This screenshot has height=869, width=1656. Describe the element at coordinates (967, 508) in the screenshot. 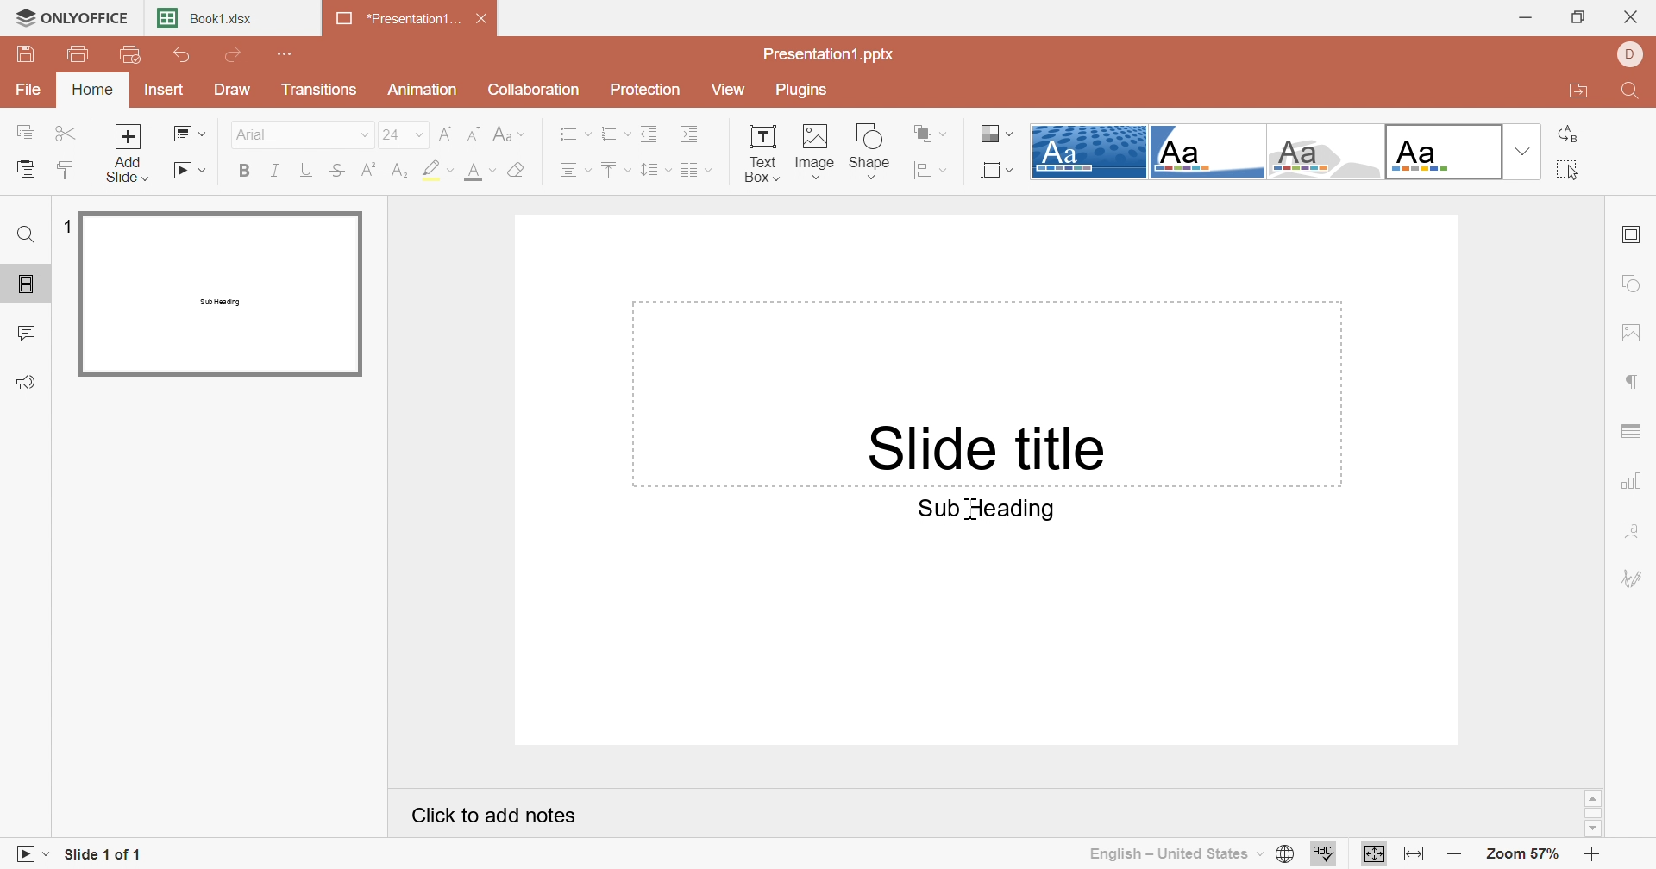

I see `Cursor` at that location.